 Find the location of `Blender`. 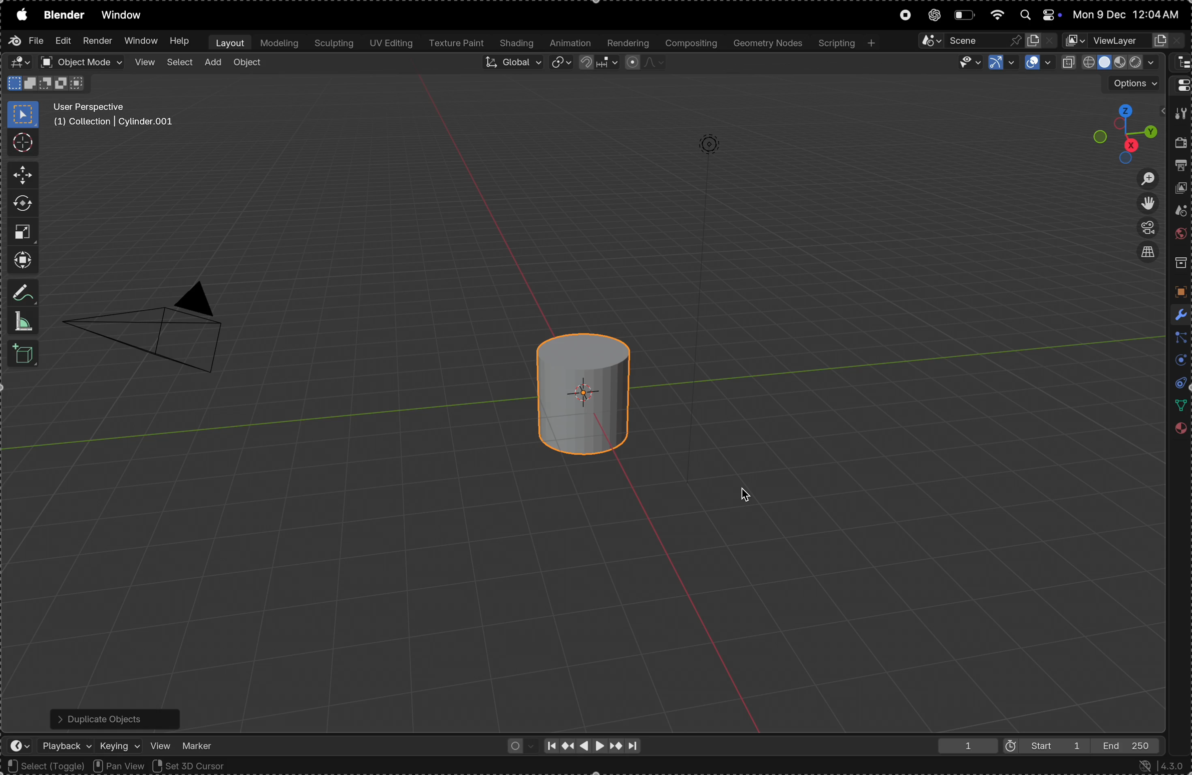

Blender is located at coordinates (64, 15).